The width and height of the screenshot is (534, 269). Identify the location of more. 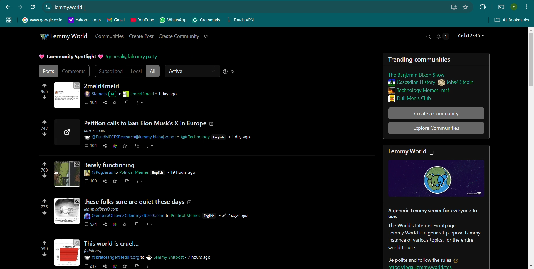
(140, 183).